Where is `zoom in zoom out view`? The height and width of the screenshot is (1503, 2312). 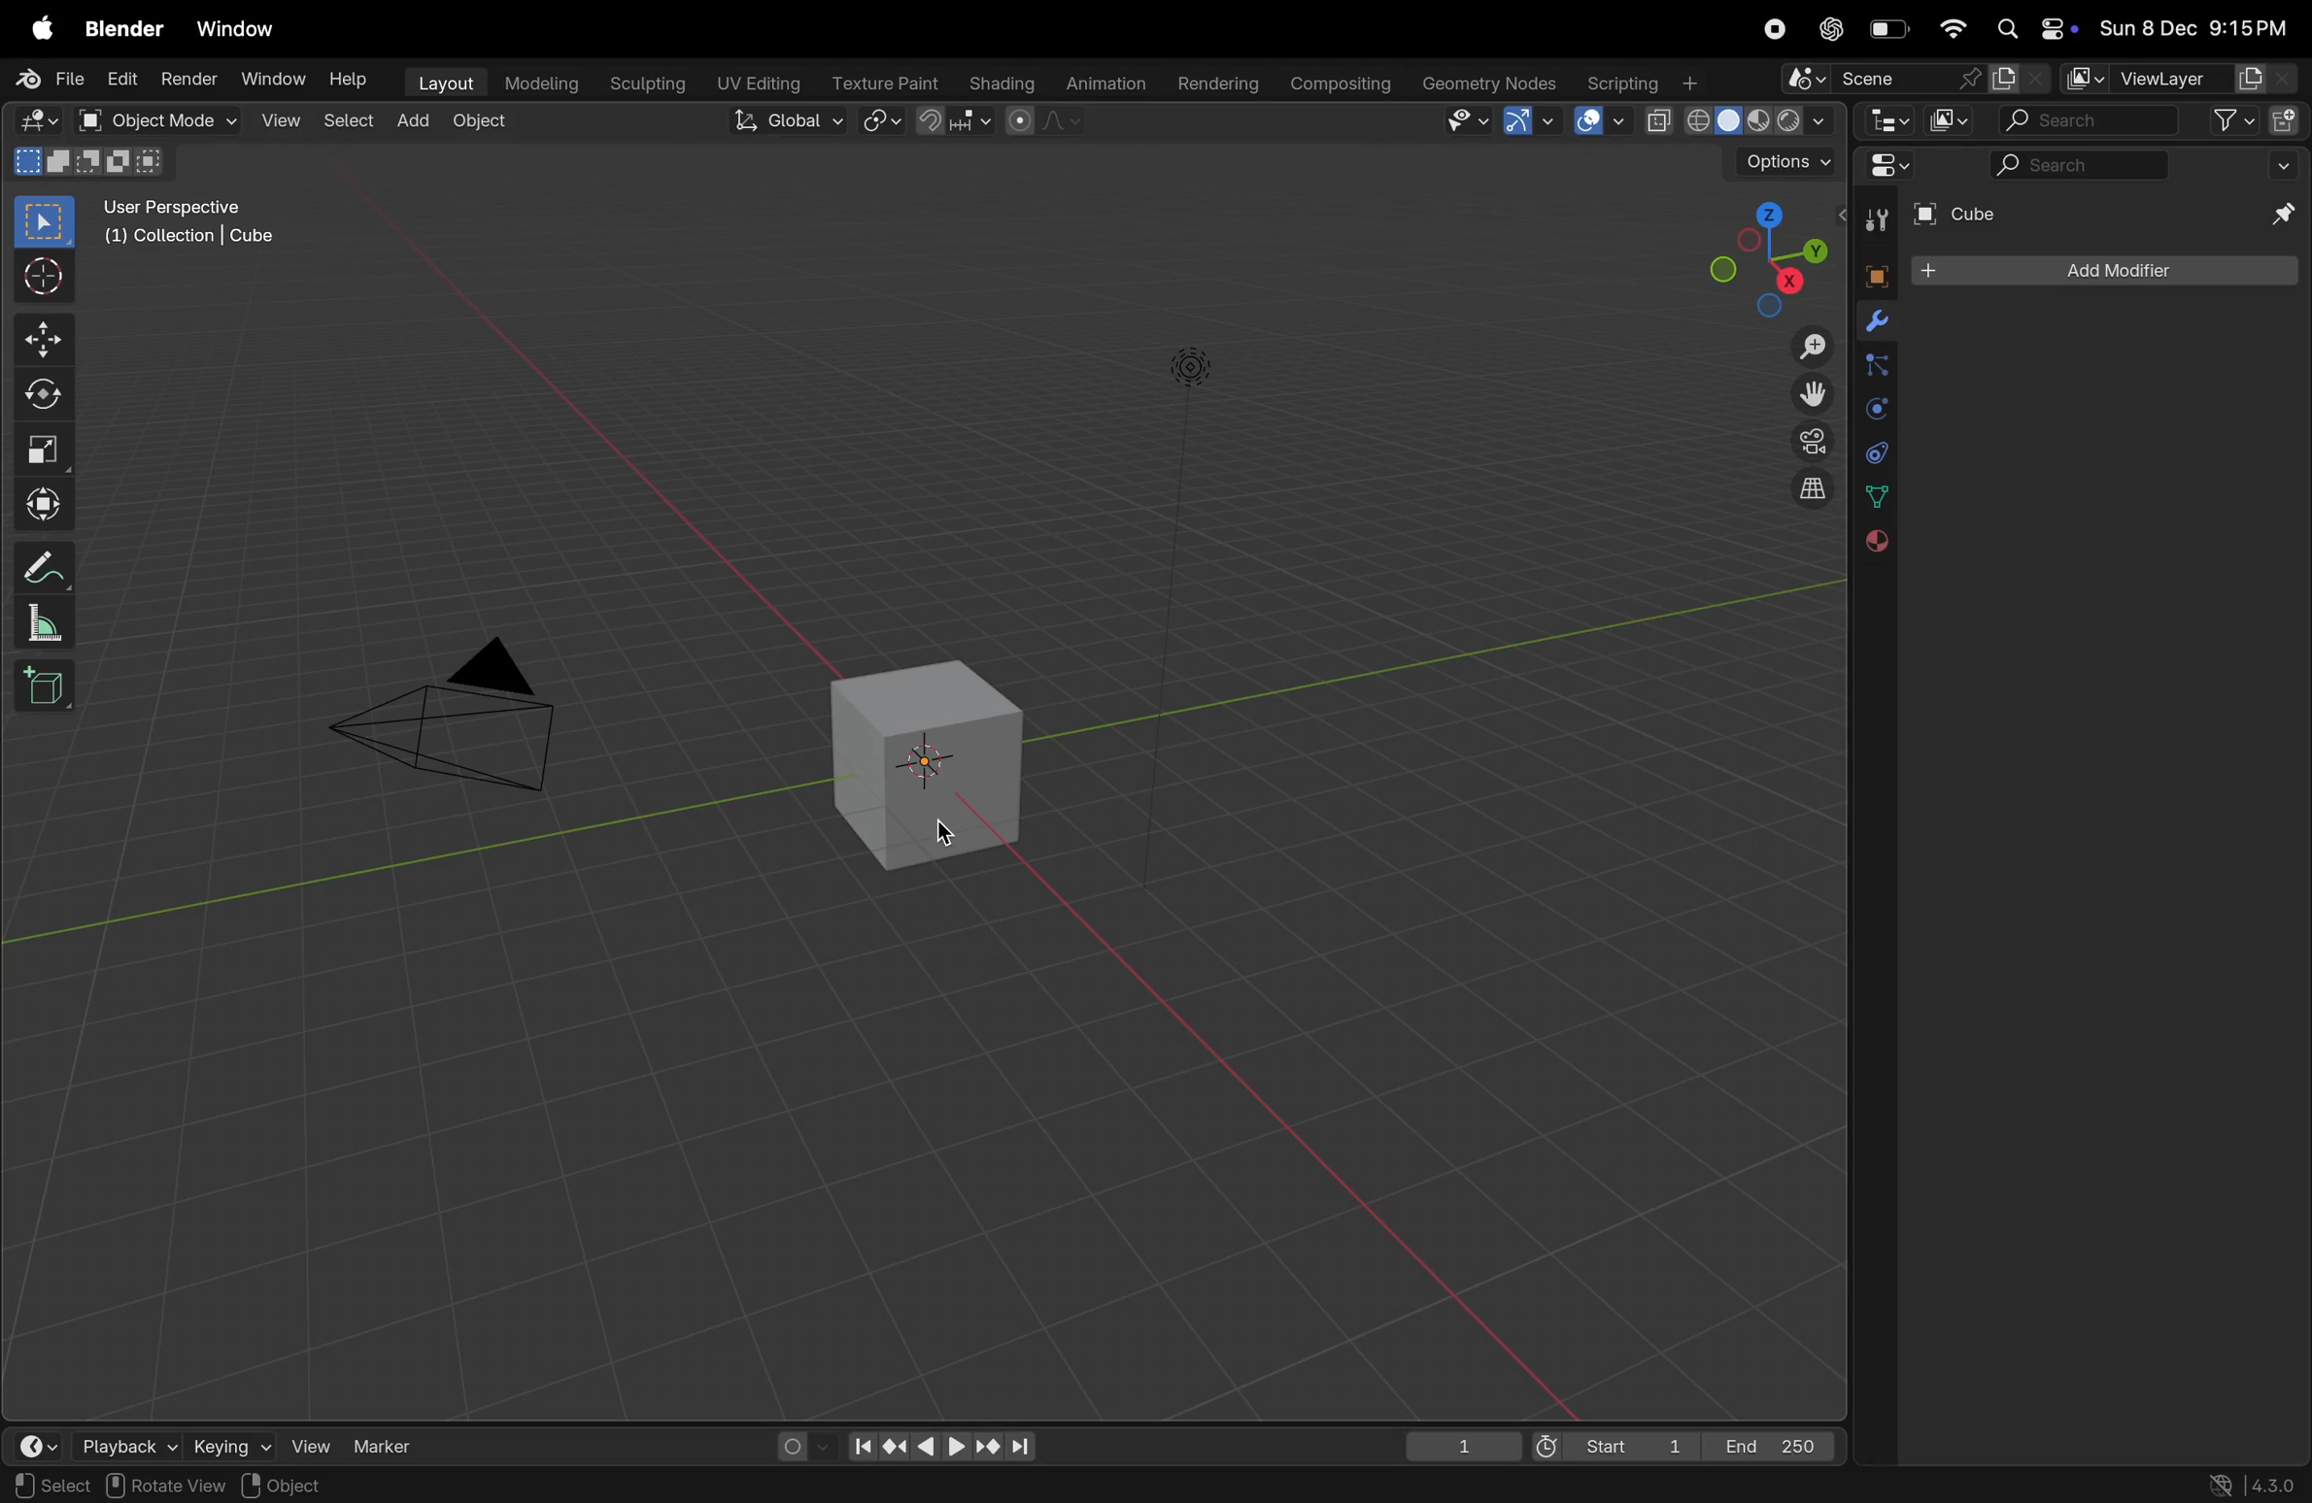
zoom in zoom out view is located at coordinates (1804, 347).